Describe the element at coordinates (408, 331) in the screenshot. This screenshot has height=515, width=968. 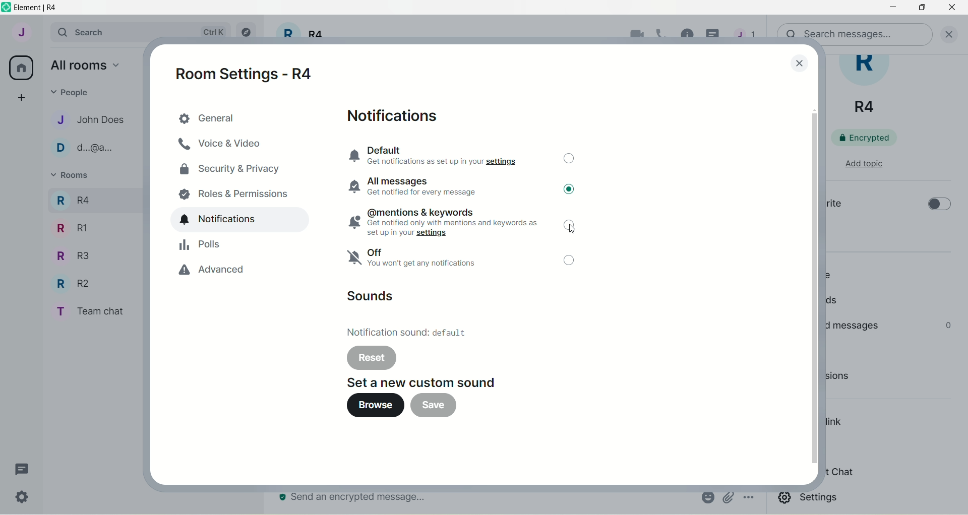
I see `Notification sound: default` at that location.